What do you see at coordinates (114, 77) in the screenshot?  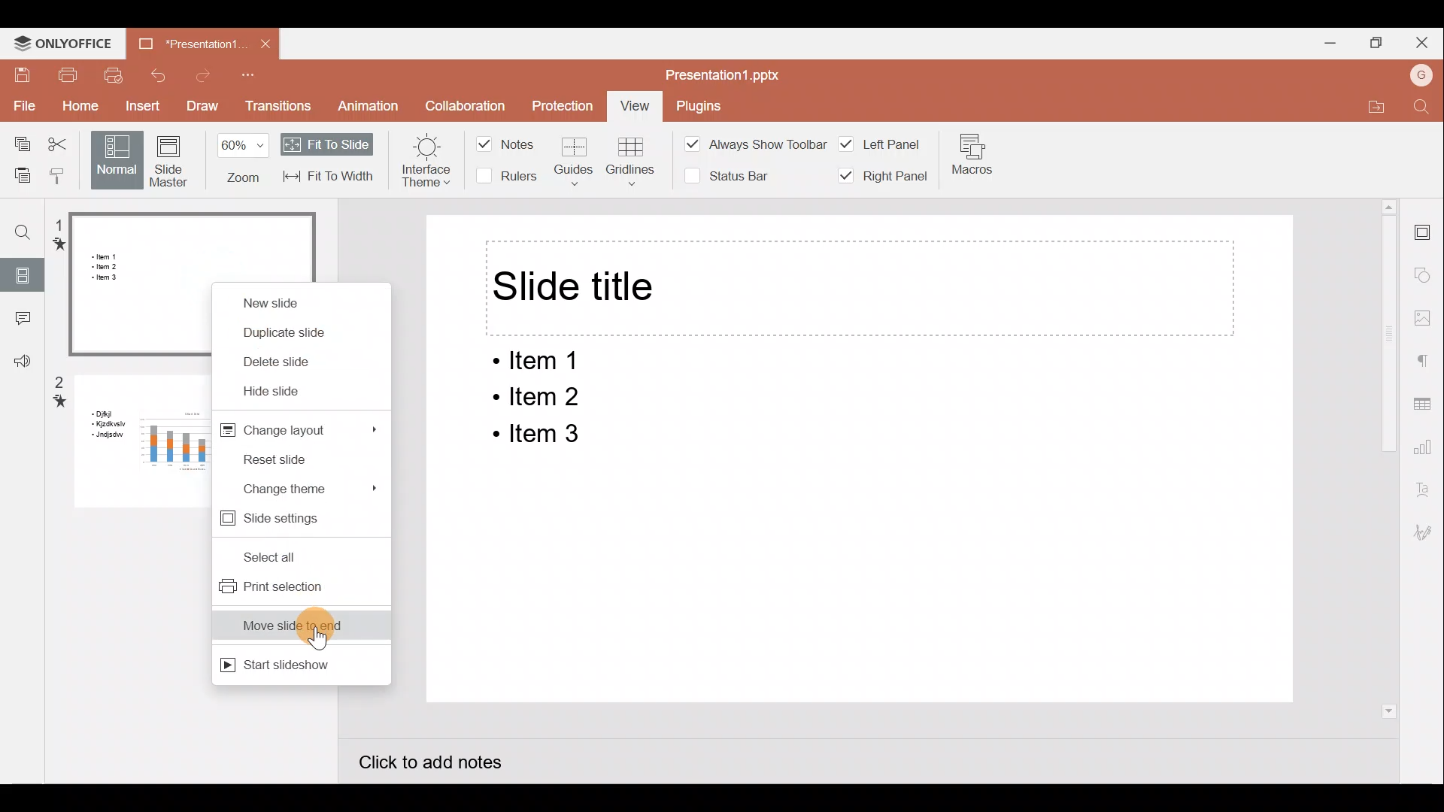 I see `Quick print` at bounding box center [114, 77].